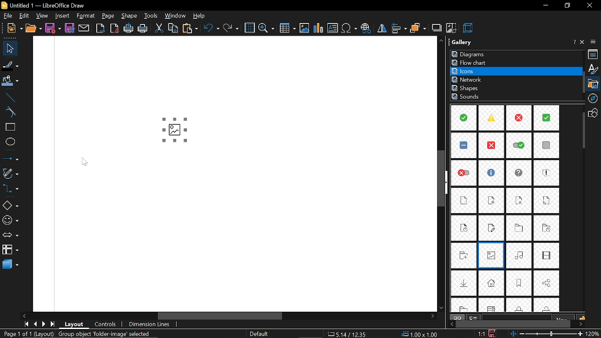 The width and height of the screenshot is (601, 338). I want to click on minimize, so click(547, 5).